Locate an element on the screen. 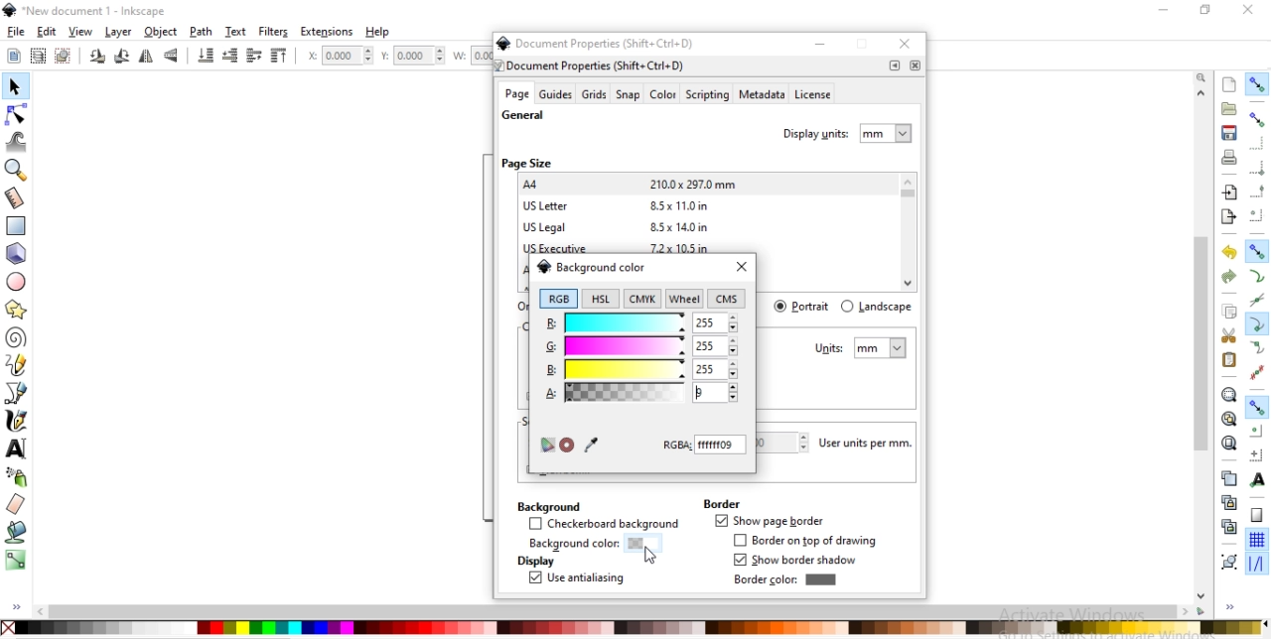 The image size is (1271, 639). background color is located at coordinates (591, 266).